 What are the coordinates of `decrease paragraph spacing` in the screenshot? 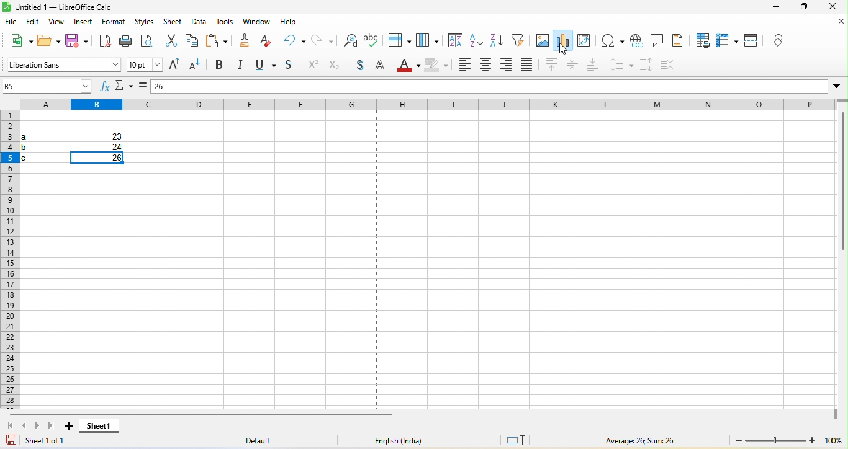 It's located at (669, 64).